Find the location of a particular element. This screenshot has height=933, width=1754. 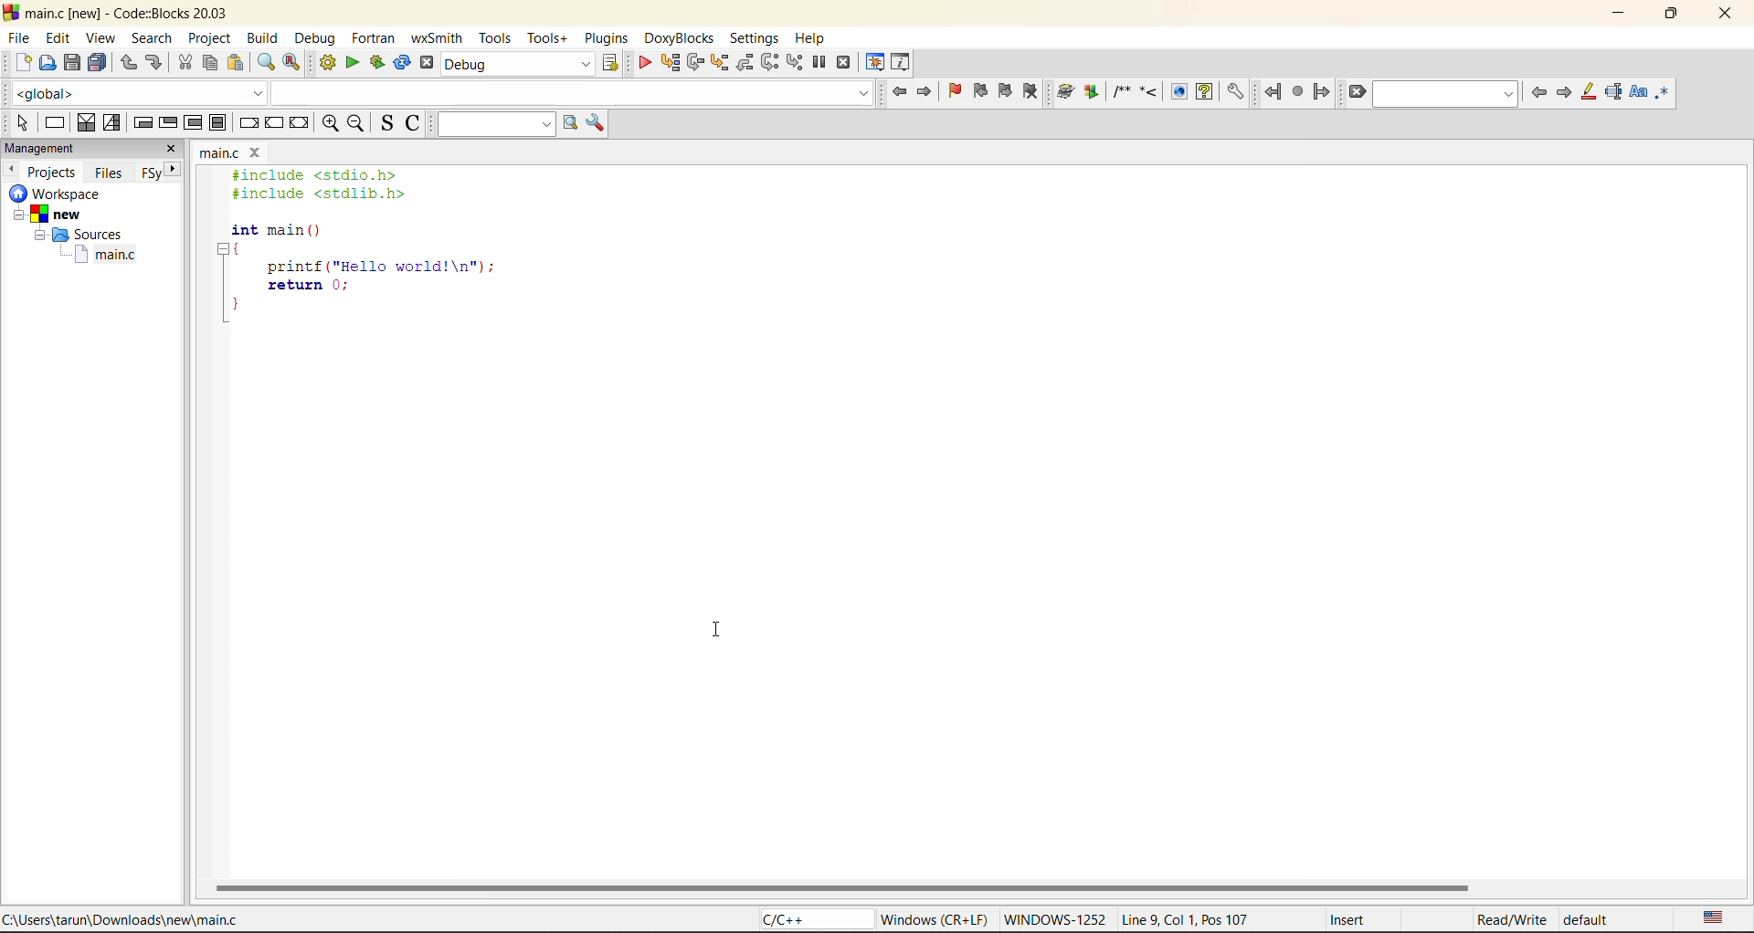

maximize is located at coordinates (1676, 16).